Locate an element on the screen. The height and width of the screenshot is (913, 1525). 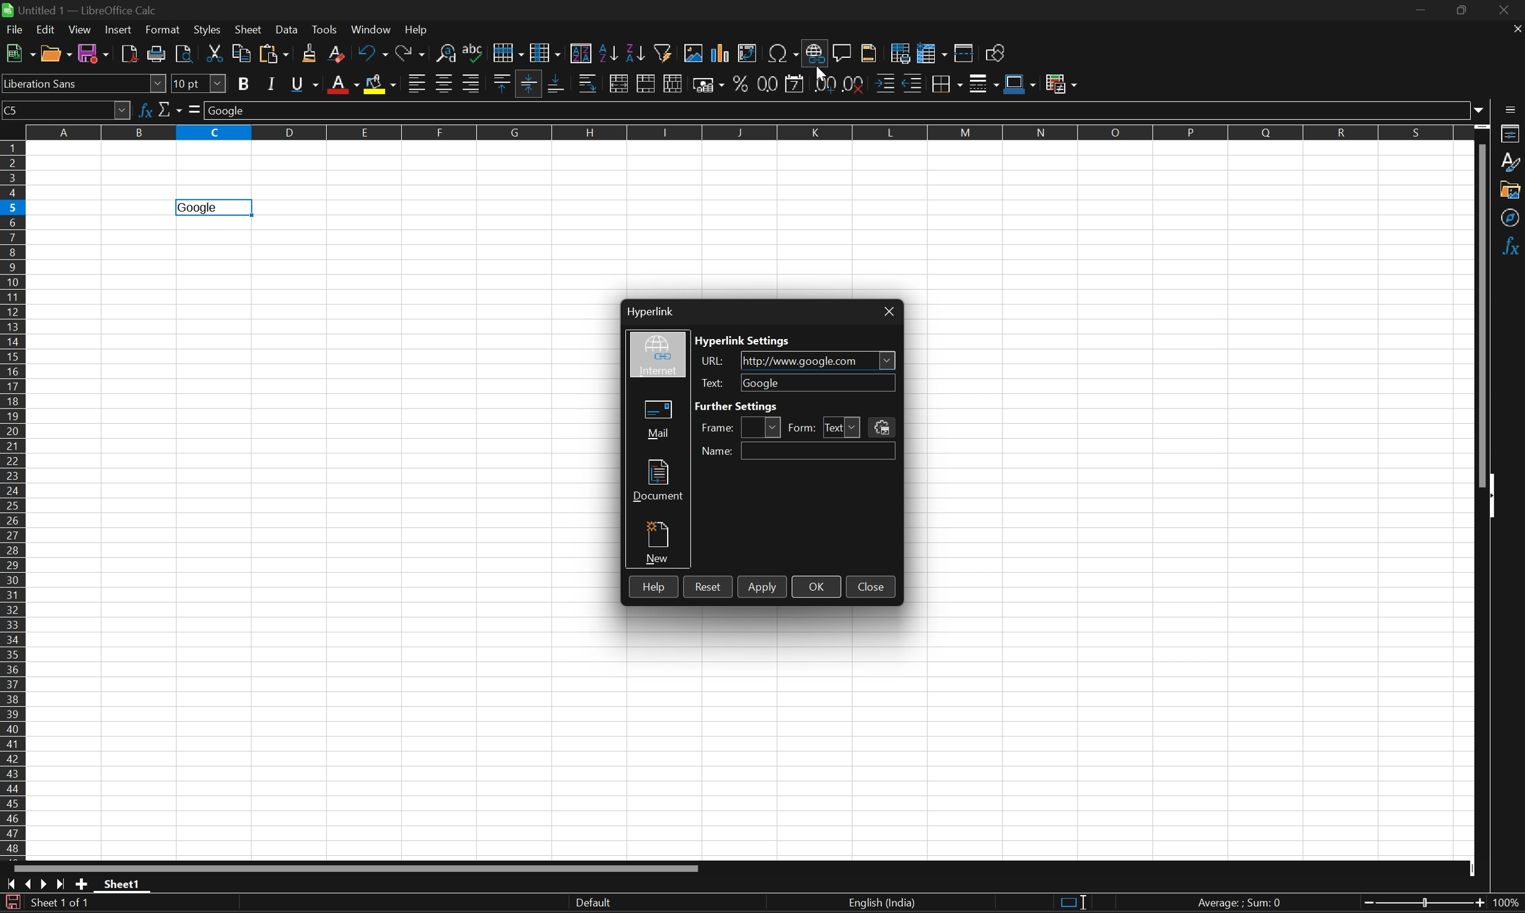
Frame: is located at coordinates (718, 428).